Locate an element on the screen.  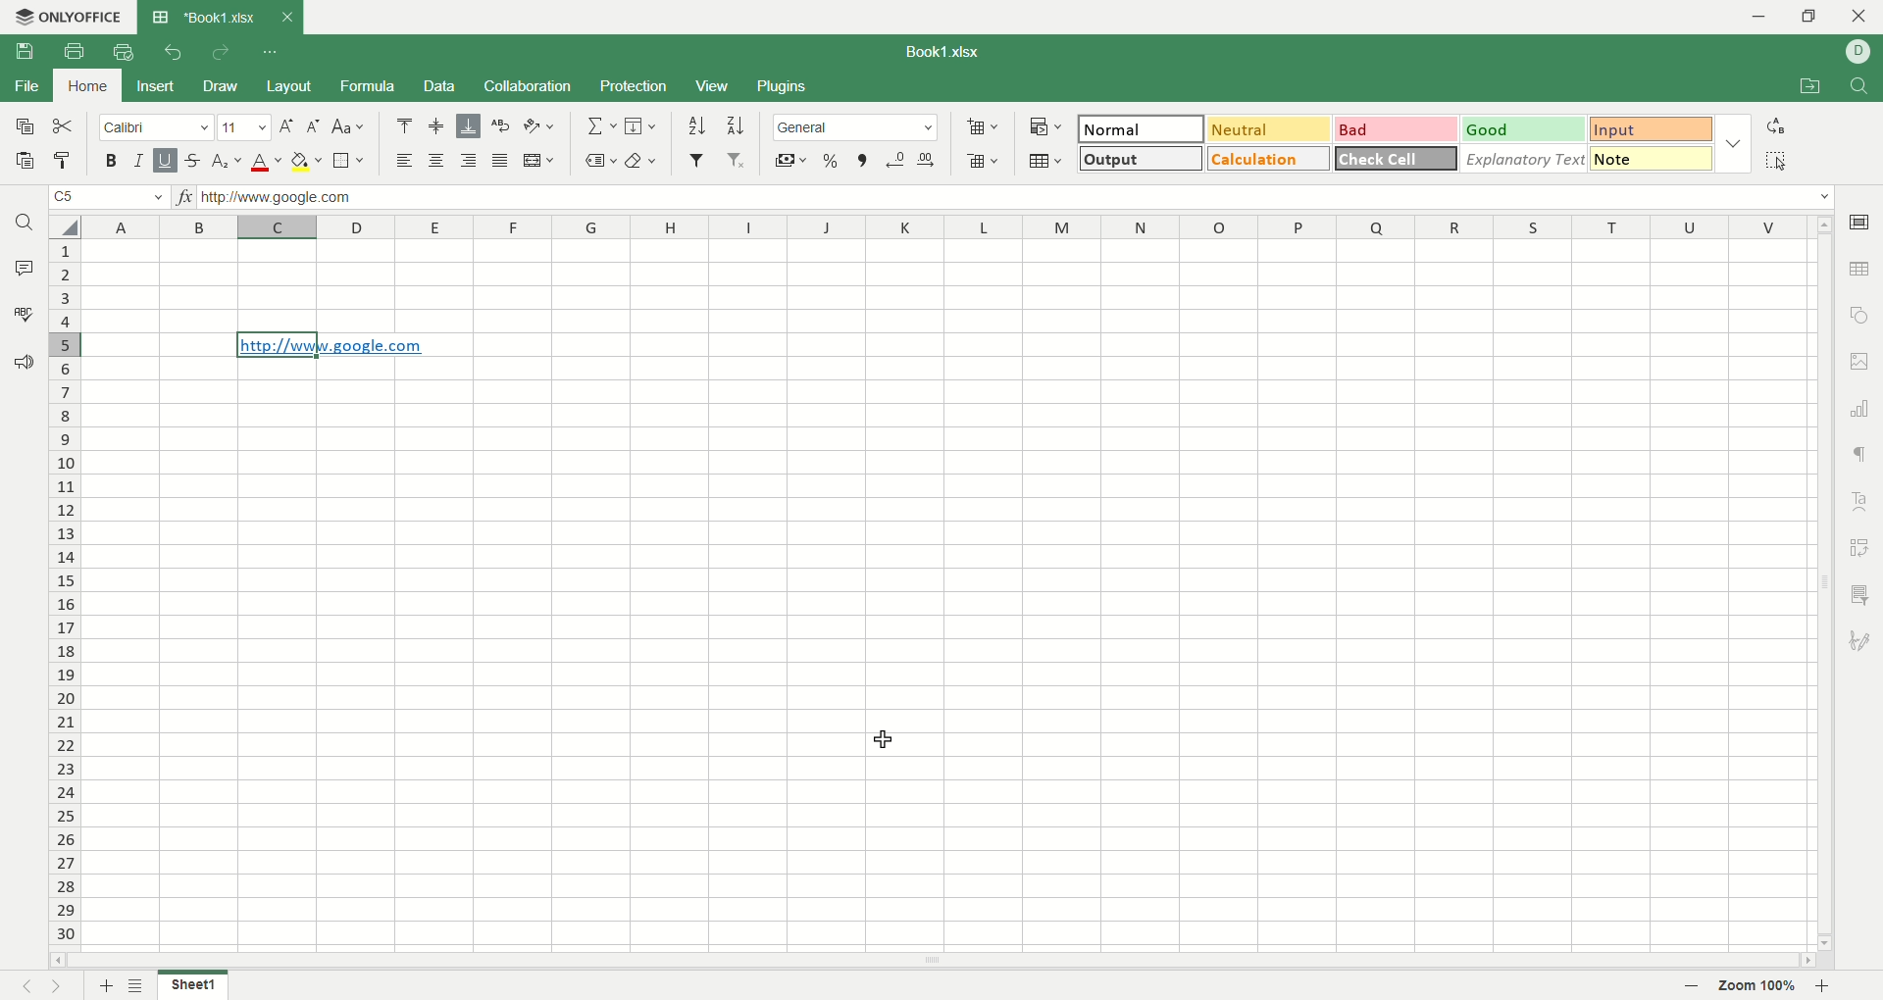
fill is located at coordinates (640, 127).